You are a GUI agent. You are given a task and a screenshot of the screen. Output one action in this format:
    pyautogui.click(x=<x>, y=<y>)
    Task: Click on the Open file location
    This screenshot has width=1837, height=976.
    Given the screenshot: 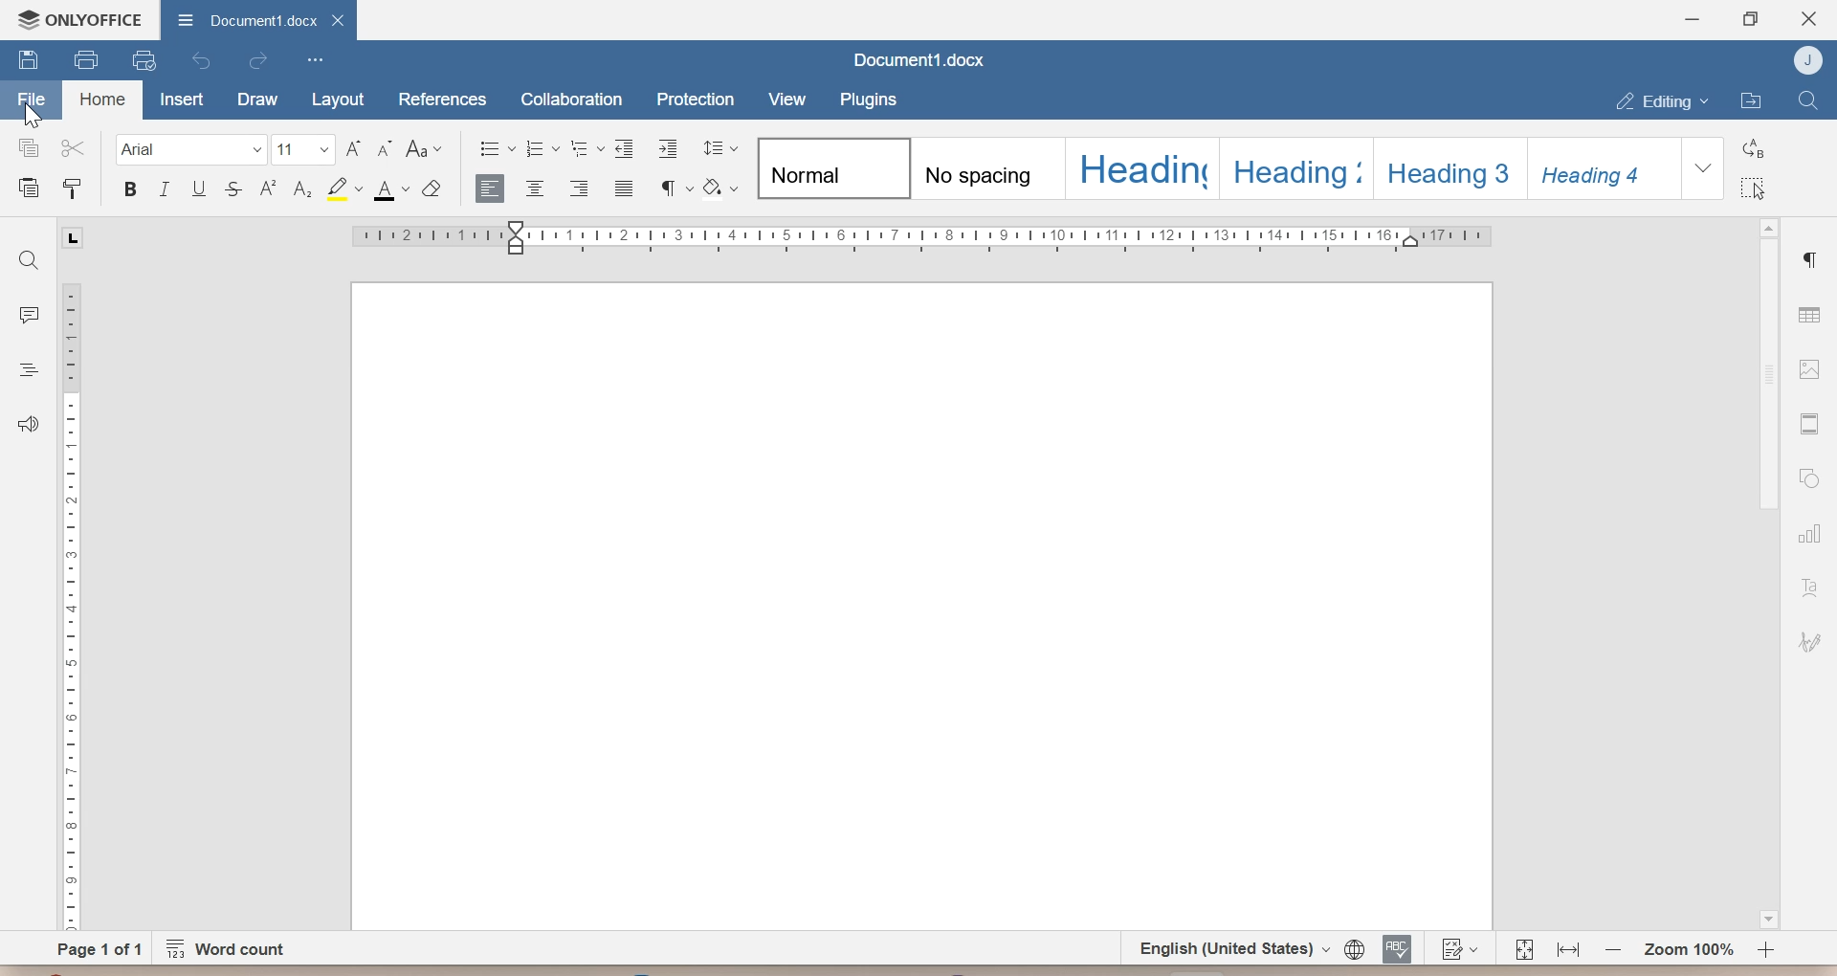 What is the action you would take?
    pyautogui.click(x=1753, y=100)
    